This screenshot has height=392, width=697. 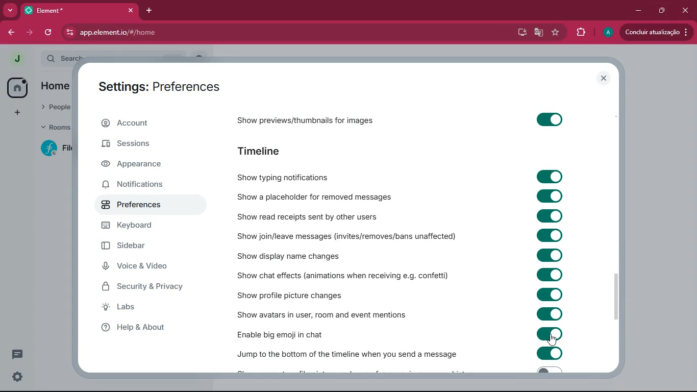 I want to click on toggle on , so click(x=548, y=121).